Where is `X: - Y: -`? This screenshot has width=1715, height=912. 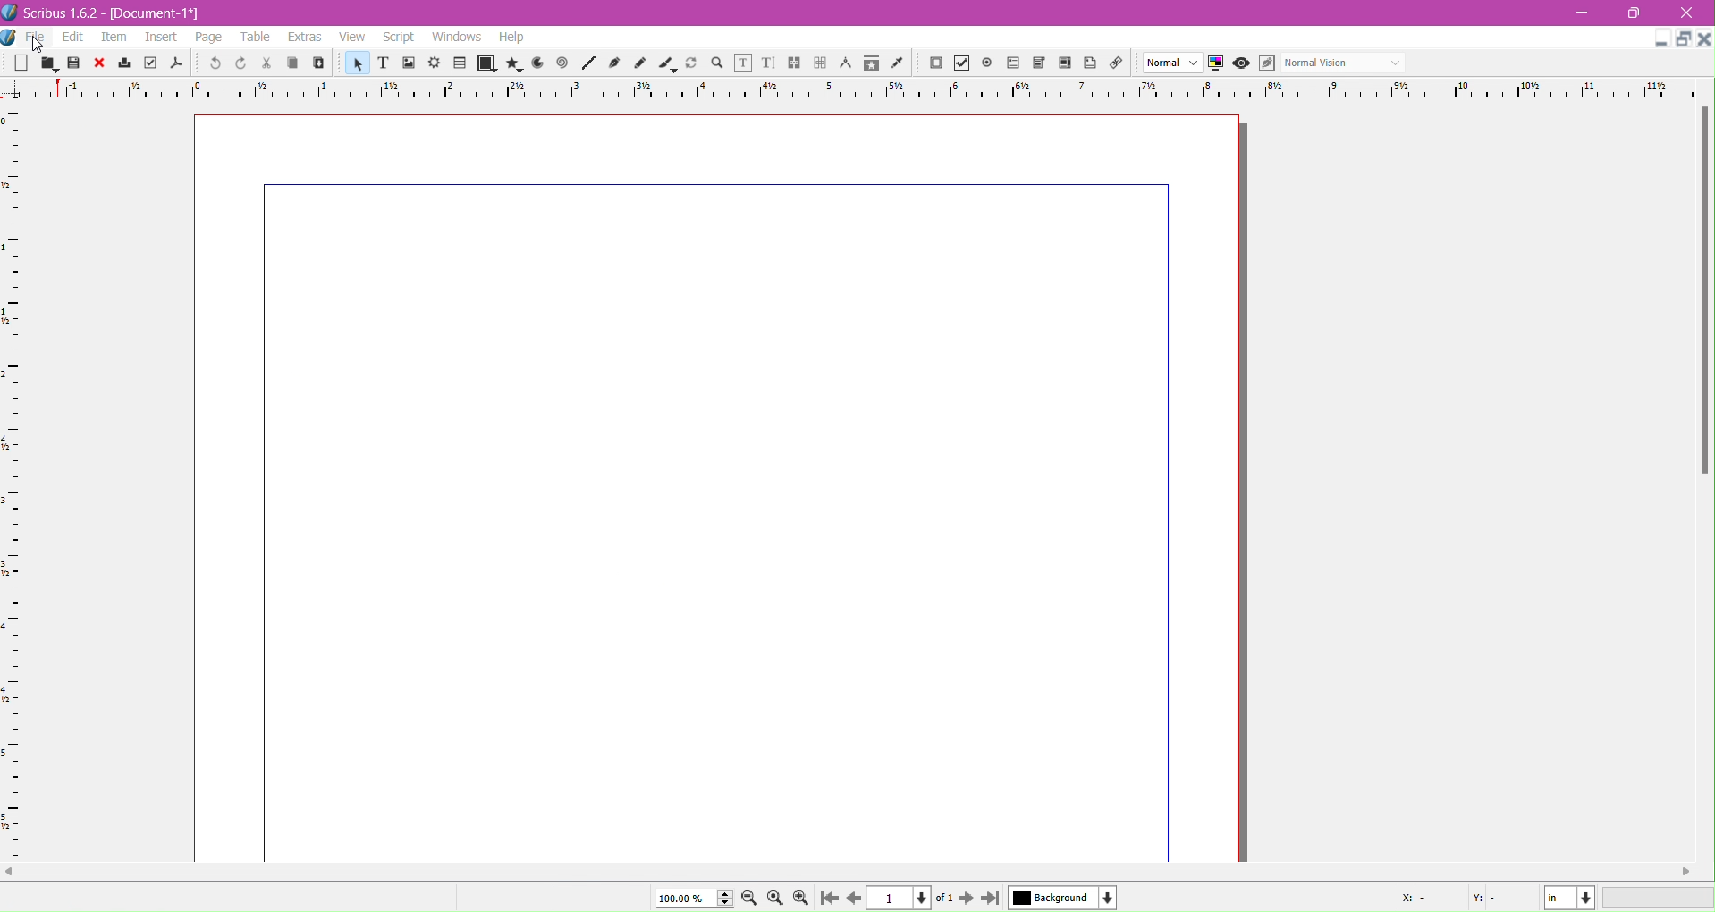
X: - Y: - is located at coordinates (1448, 899).